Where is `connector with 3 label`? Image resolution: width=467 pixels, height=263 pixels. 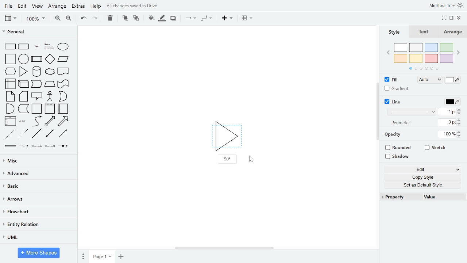
connector with 3 label is located at coordinates (49, 147).